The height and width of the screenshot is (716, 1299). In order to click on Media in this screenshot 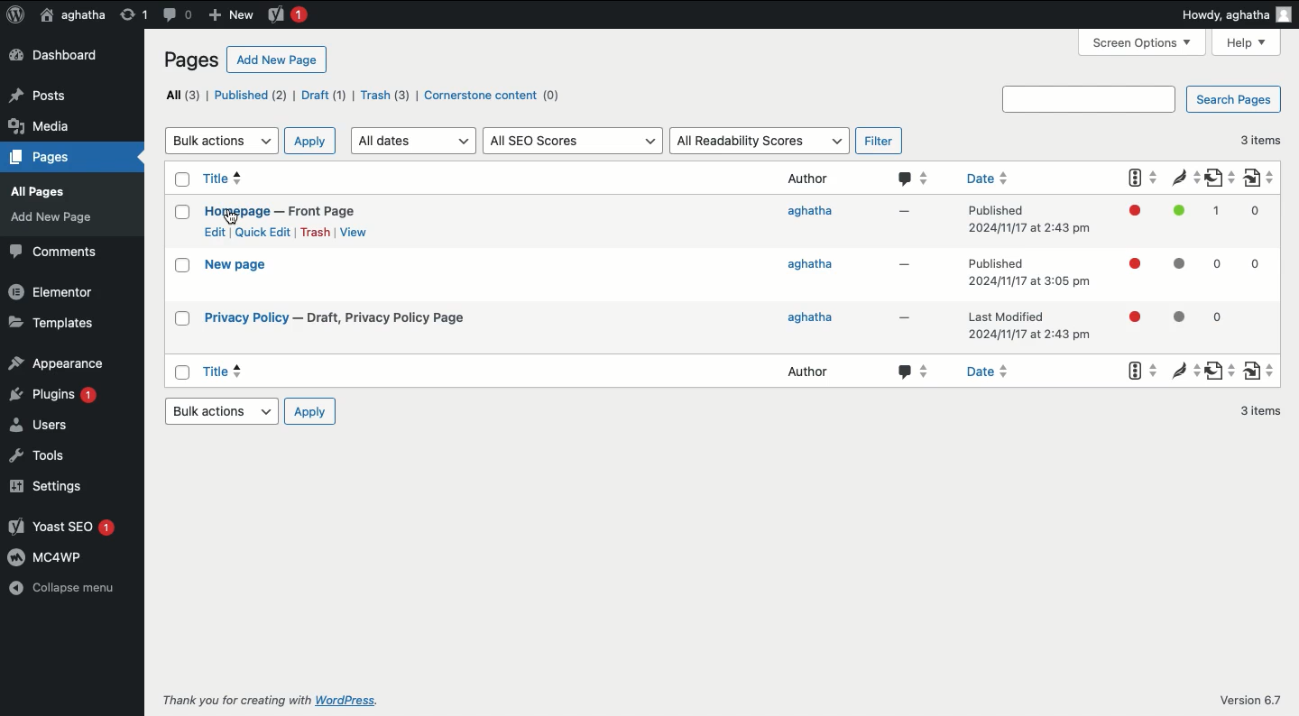, I will do `click(41, 190)`.